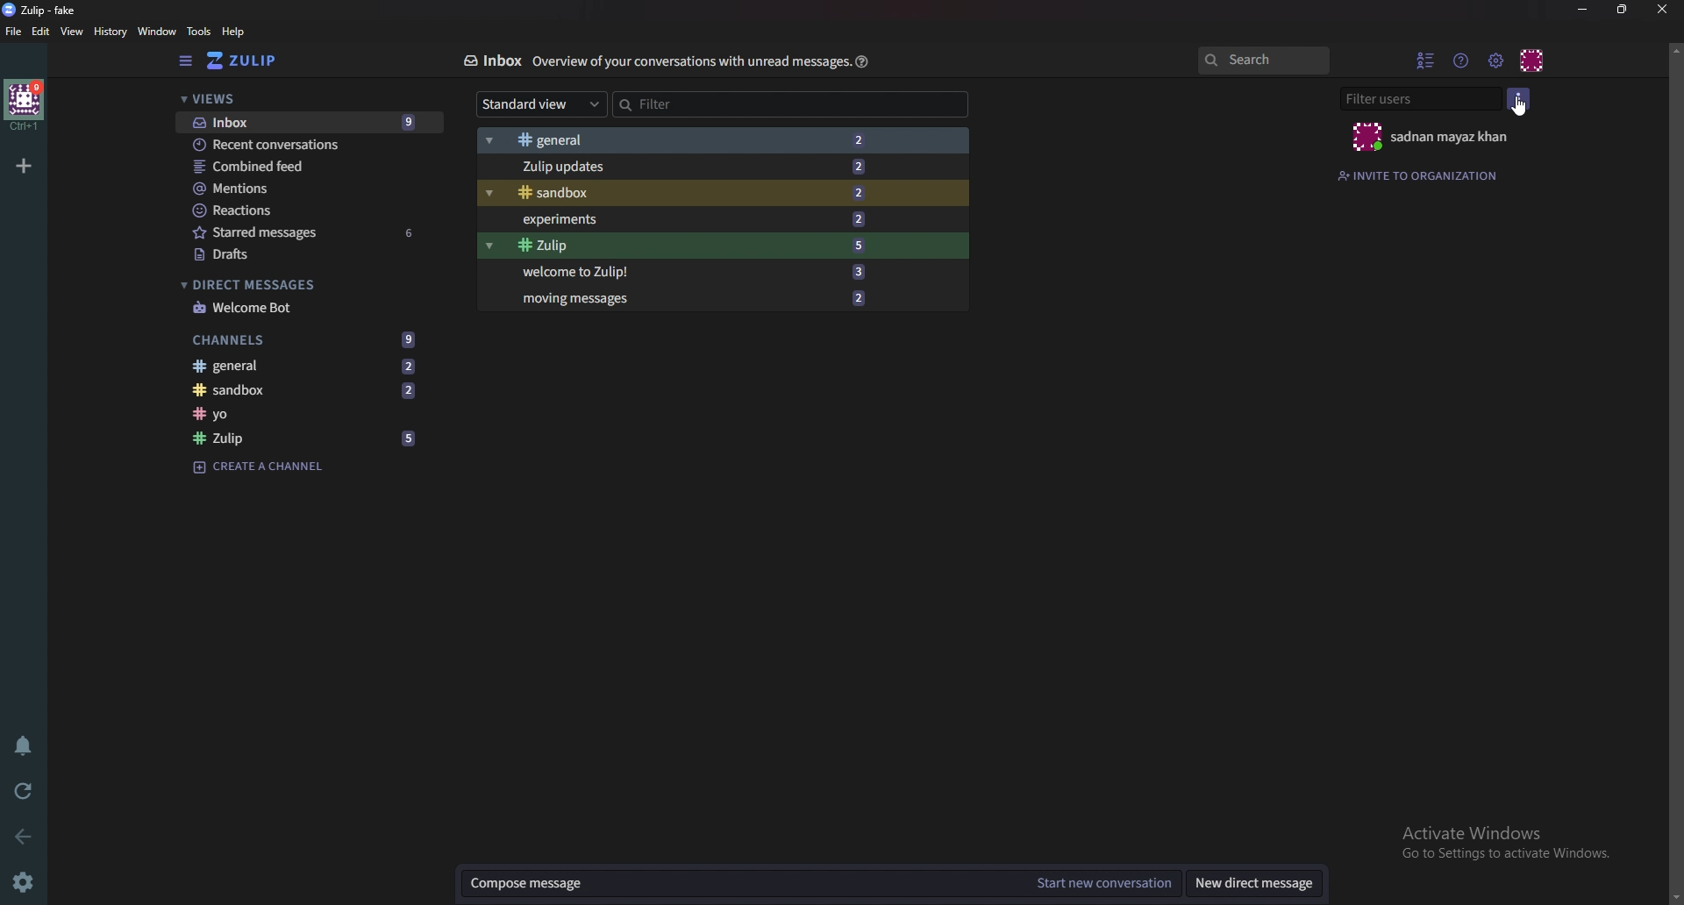 The height and width of the screenshot is (905, 1684). I want to click on Views, so click(299, 100).